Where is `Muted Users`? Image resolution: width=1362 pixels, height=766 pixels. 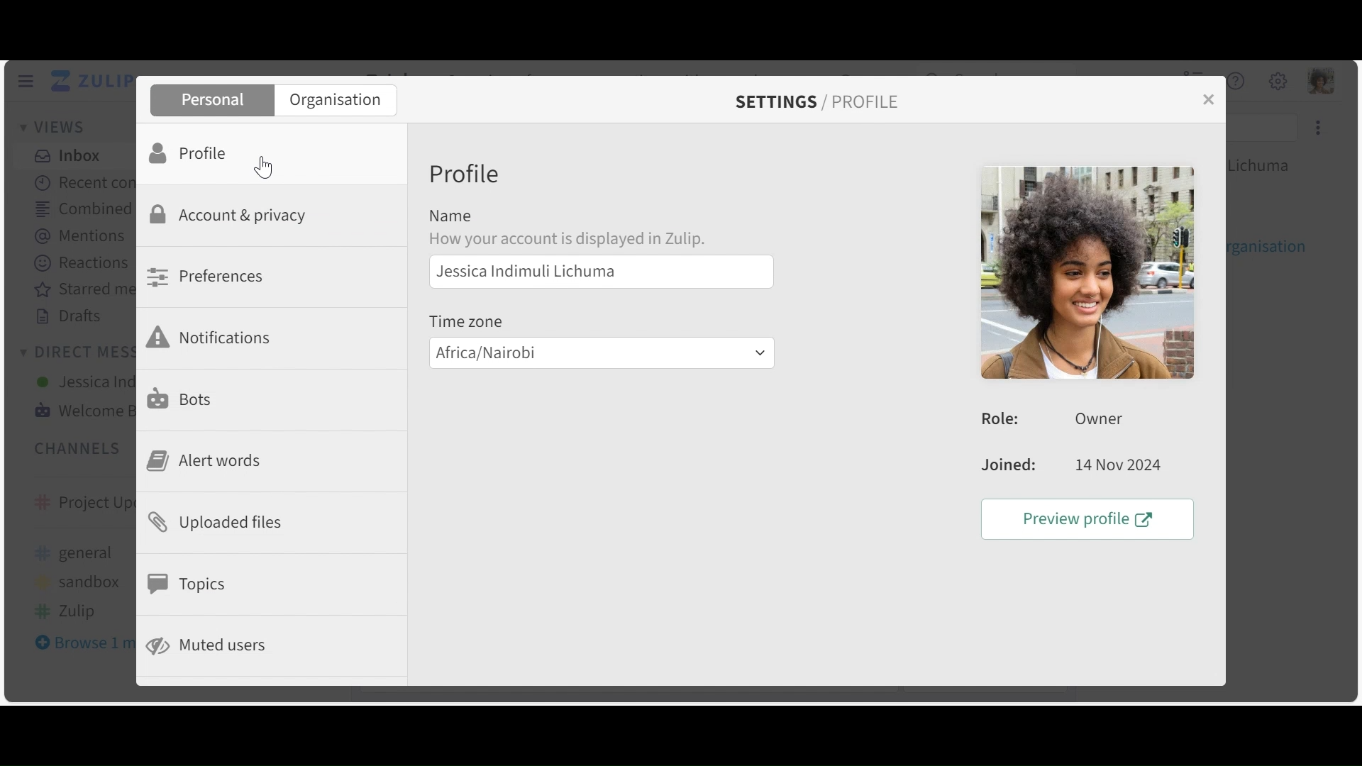
Muted Users is located at coordinates (214, 645).